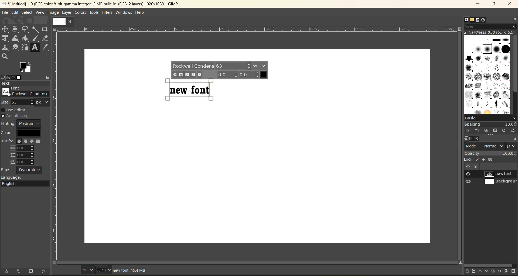  What do you see at coordinates (495, 271) in the screenshot?
I see `create a duplicate layer` at bounding box center [495, 271].